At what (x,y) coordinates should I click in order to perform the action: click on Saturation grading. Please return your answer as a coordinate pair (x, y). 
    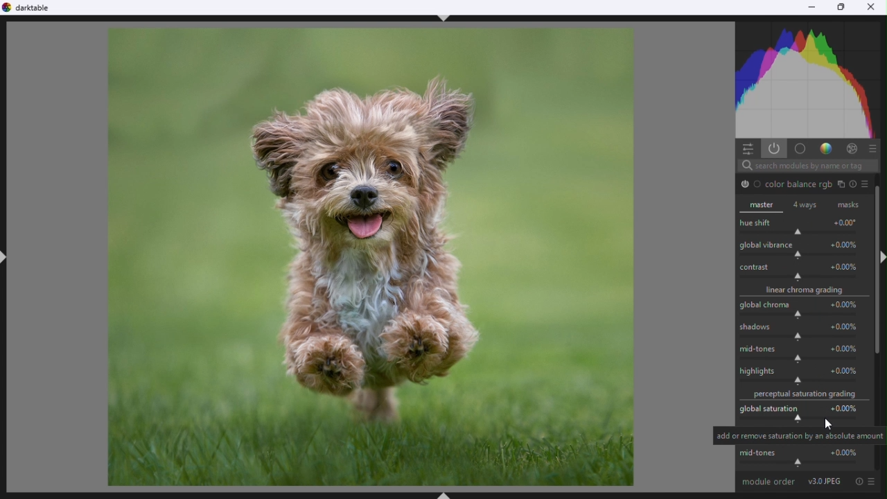
    Looking at the image, I should click on (806, 396).